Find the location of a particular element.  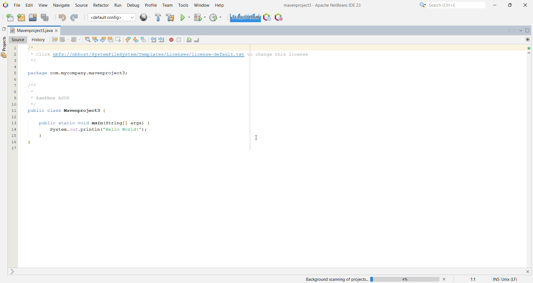

Shift Line Right is located at coordinates (162, 40).